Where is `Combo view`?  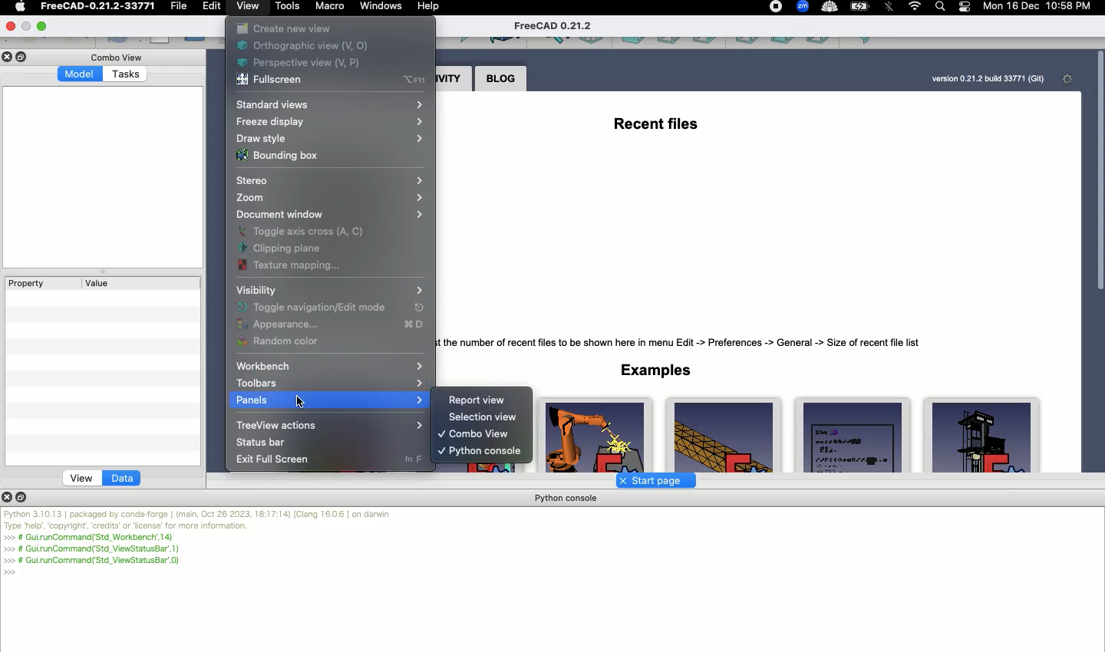
Combo view is located at coordinates (473, 434).